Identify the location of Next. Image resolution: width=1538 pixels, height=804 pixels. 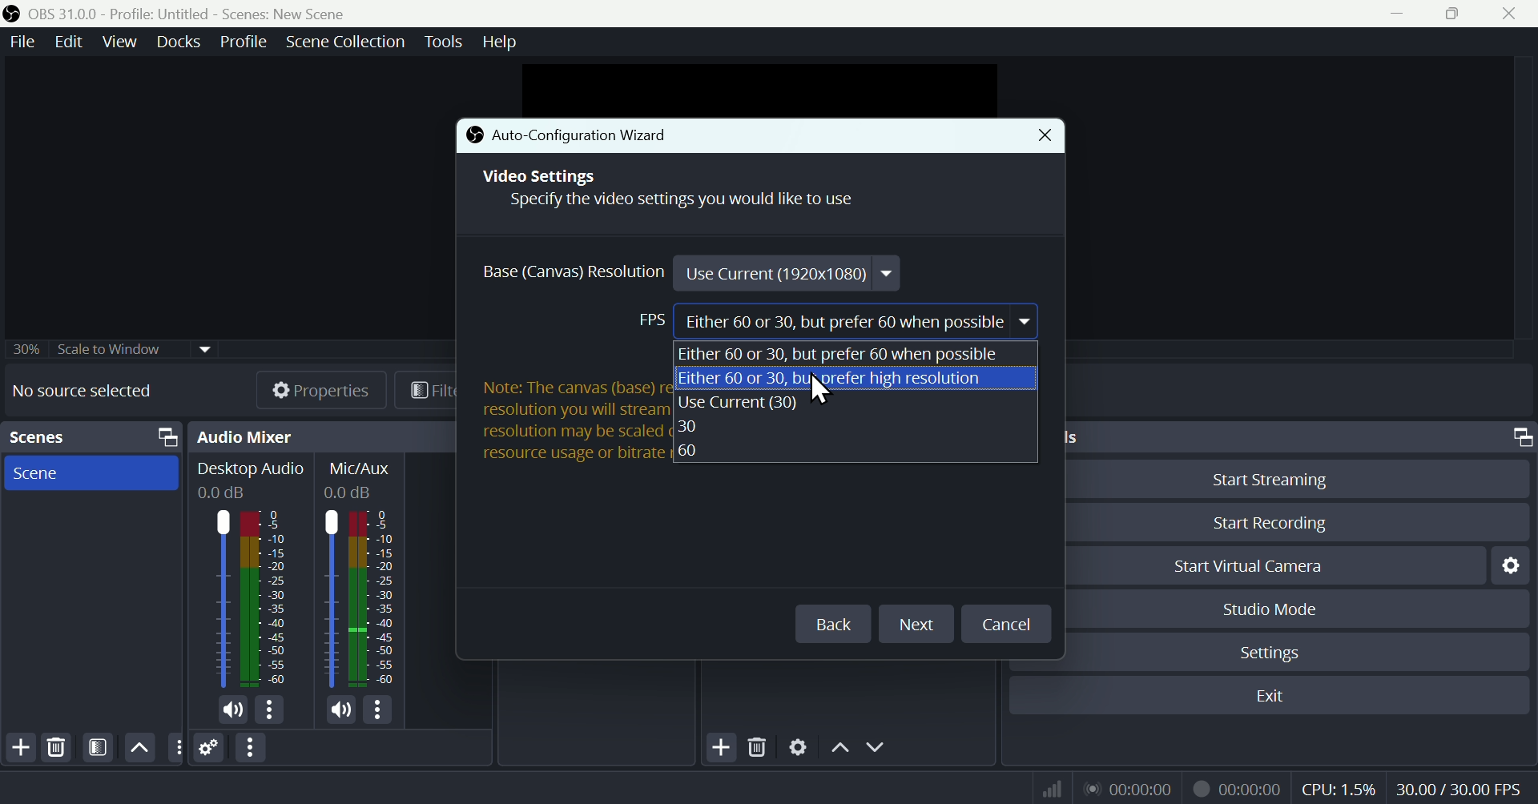
(922, 623).